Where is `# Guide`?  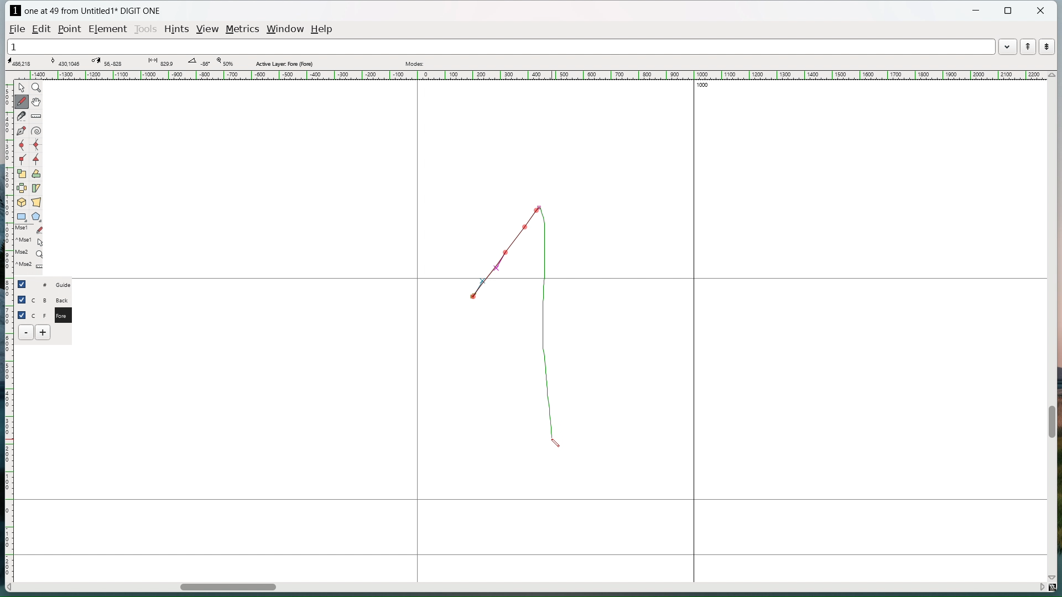 # Guide is located at coordinates (53, 284).